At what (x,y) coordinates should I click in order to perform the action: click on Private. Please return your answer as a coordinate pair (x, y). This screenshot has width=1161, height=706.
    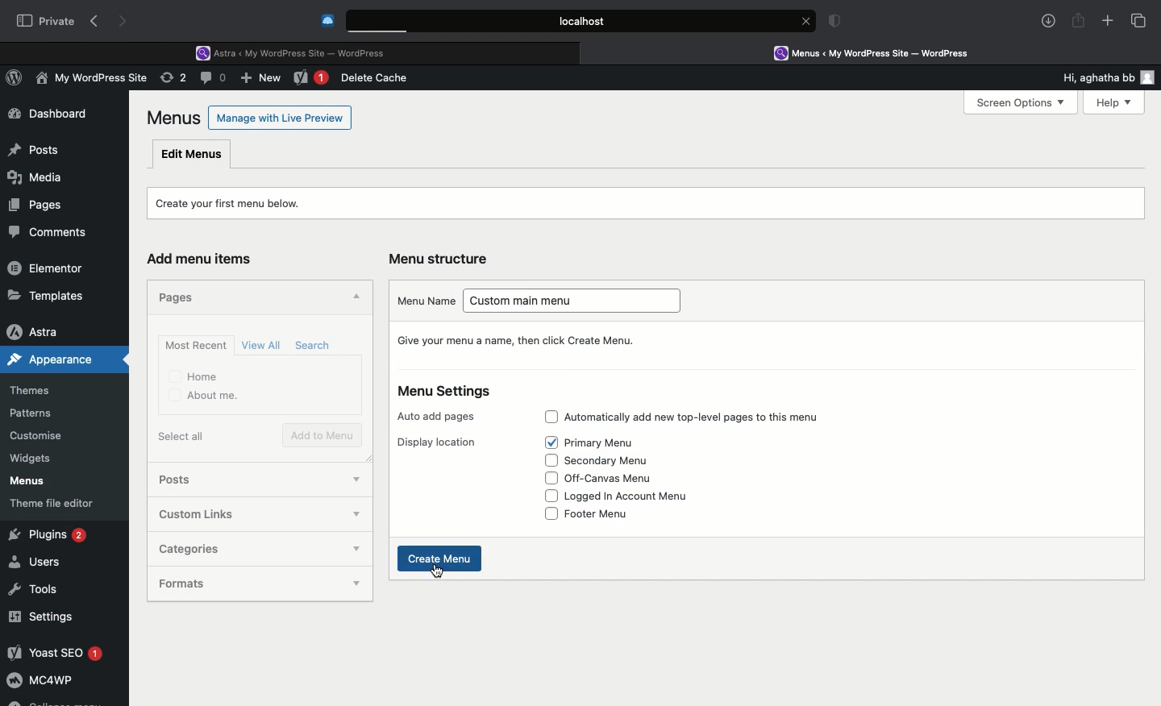
    Looking at the image, I should click on (46, 20).